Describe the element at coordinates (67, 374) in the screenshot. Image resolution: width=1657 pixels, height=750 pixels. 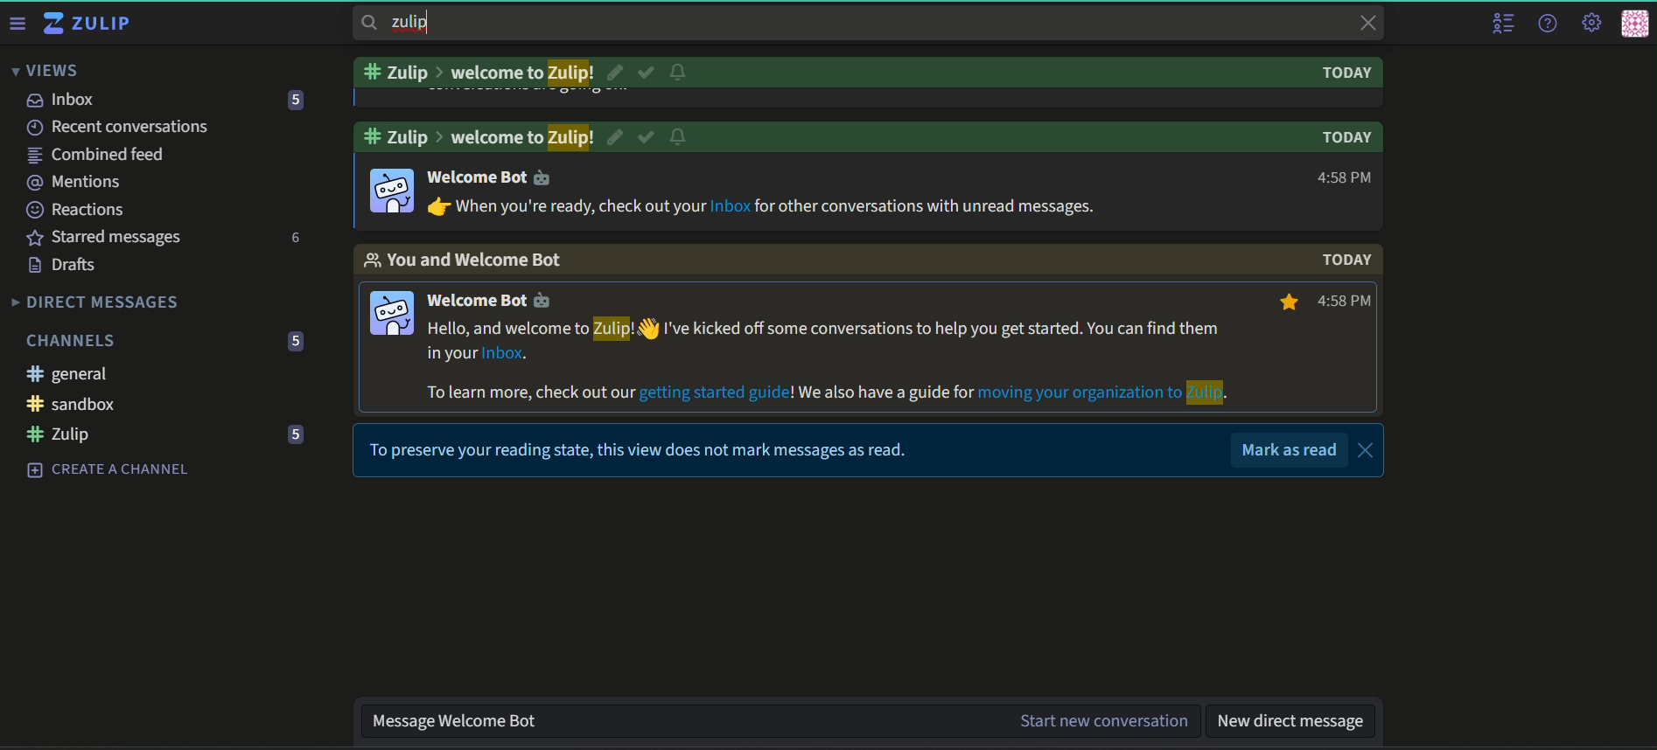
I see `#general` at that location.